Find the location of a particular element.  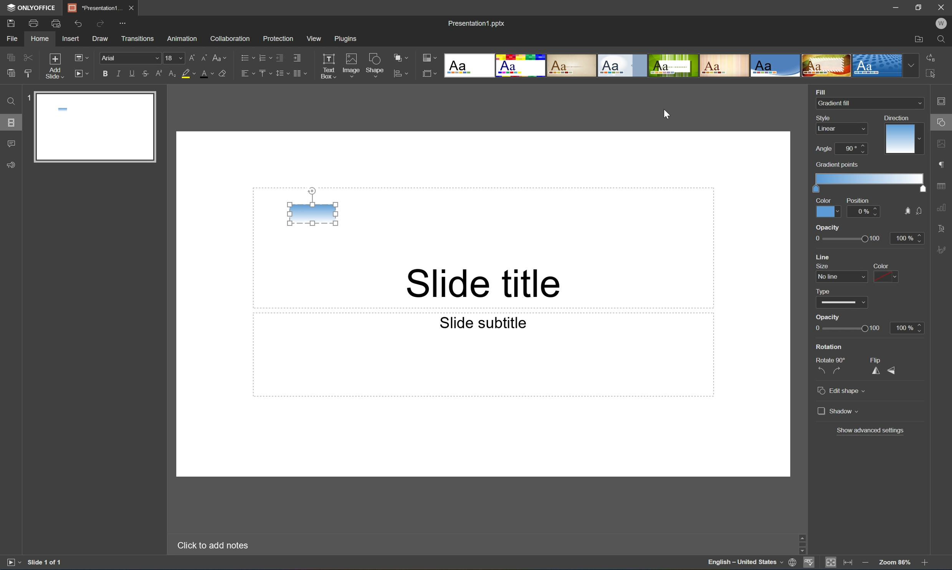

Strikethrough is located at coordinates (145, 74).